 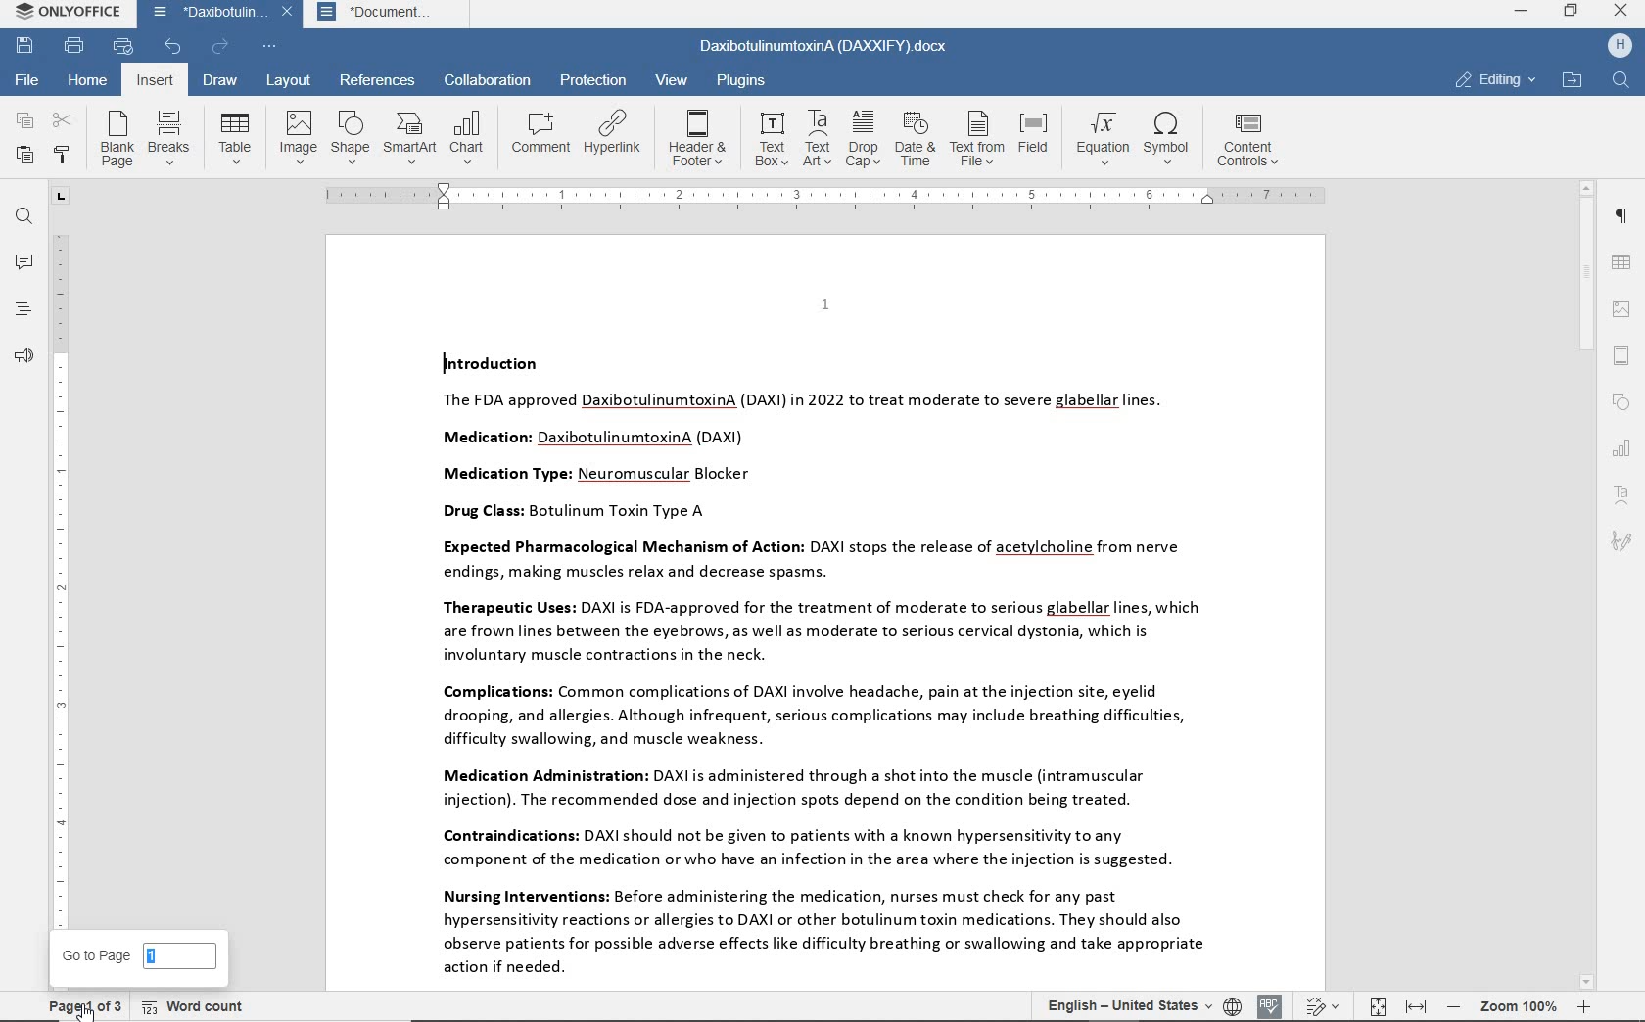 I want to click on image, so click(x=297, y=137).